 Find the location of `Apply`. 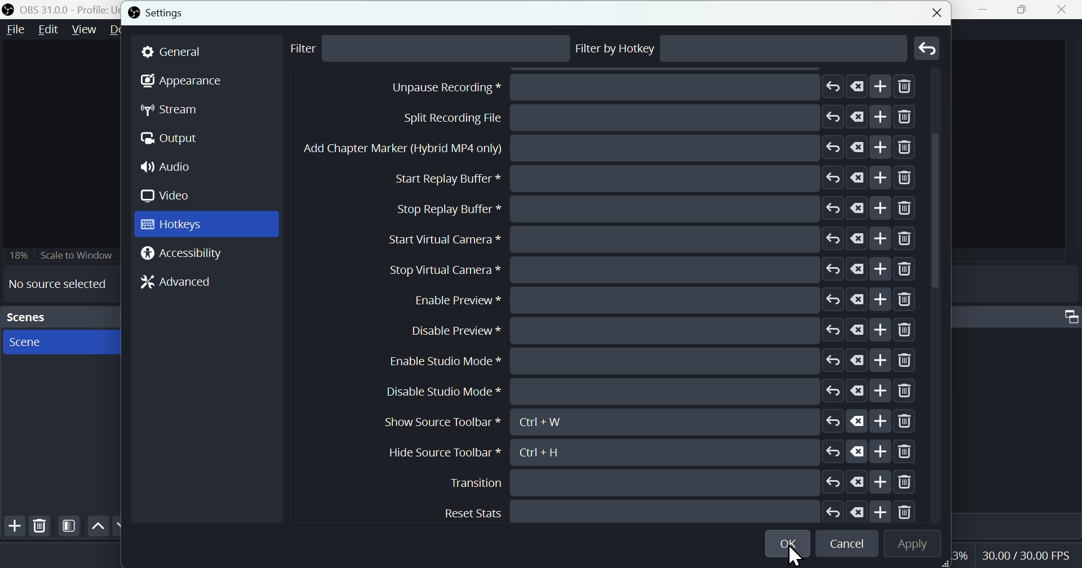

Apply is located at coordinates (910, 544).